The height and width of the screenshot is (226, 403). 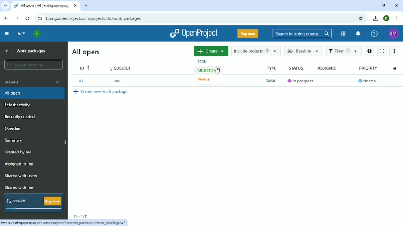 What do you see at coordinates (21, 176) in the screenshot?
I see `Shared with users` at bounding box center [21, 176].